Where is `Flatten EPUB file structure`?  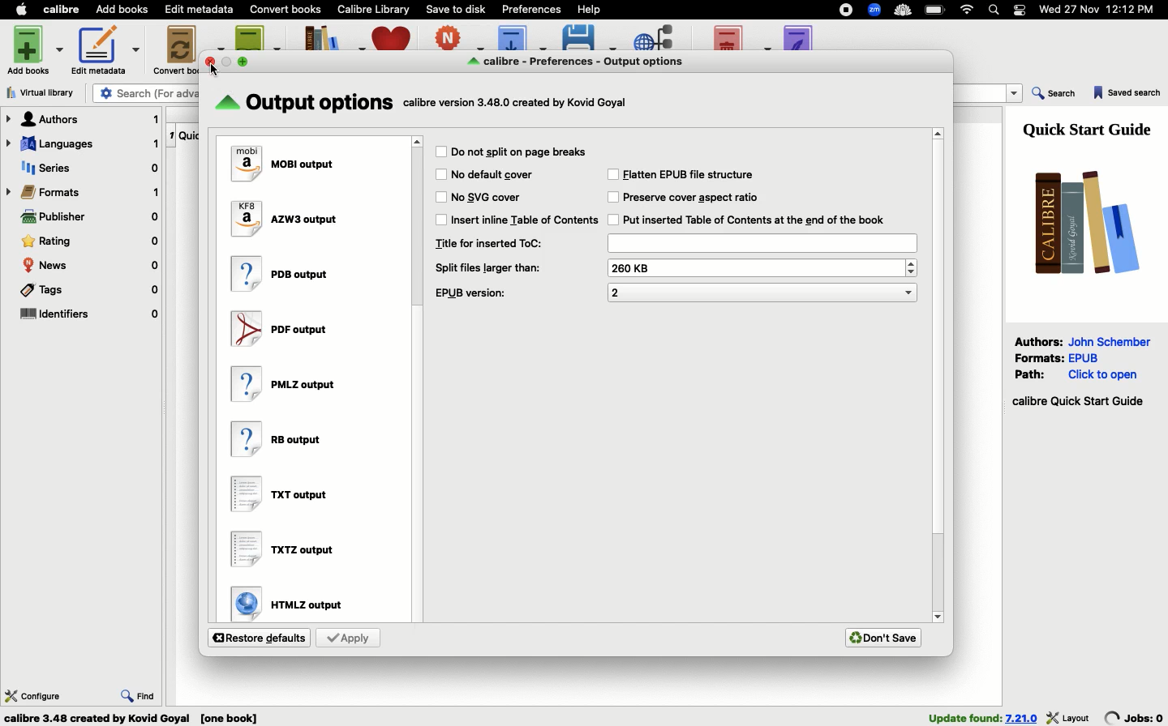
Flatten EPUB file structure is located at coordinates (694, 175).